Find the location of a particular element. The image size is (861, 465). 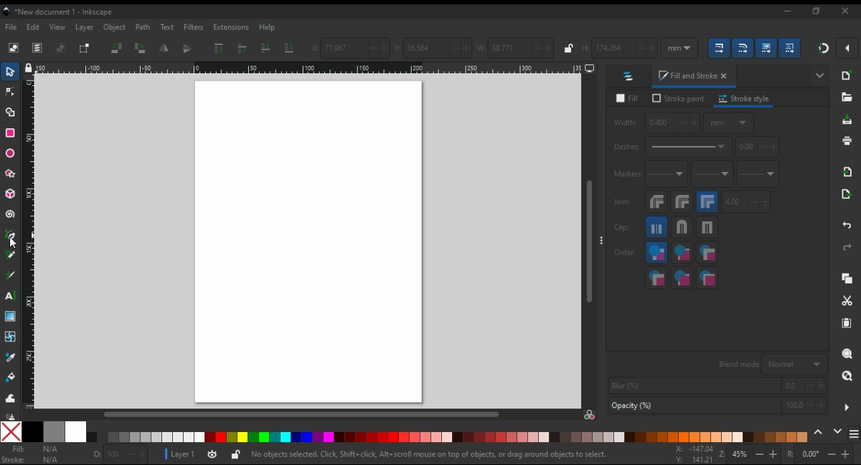

zoom drawing is located at coordinates (846, 376).